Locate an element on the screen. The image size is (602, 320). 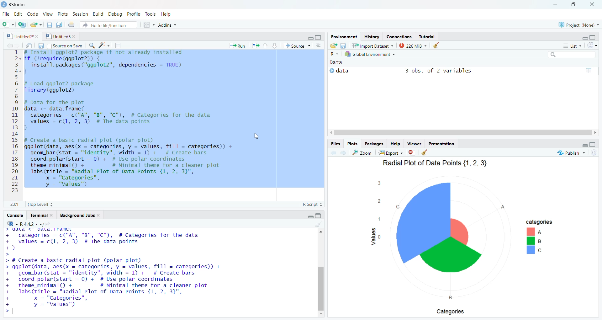
save all documents is located at coordinates (60, 24).